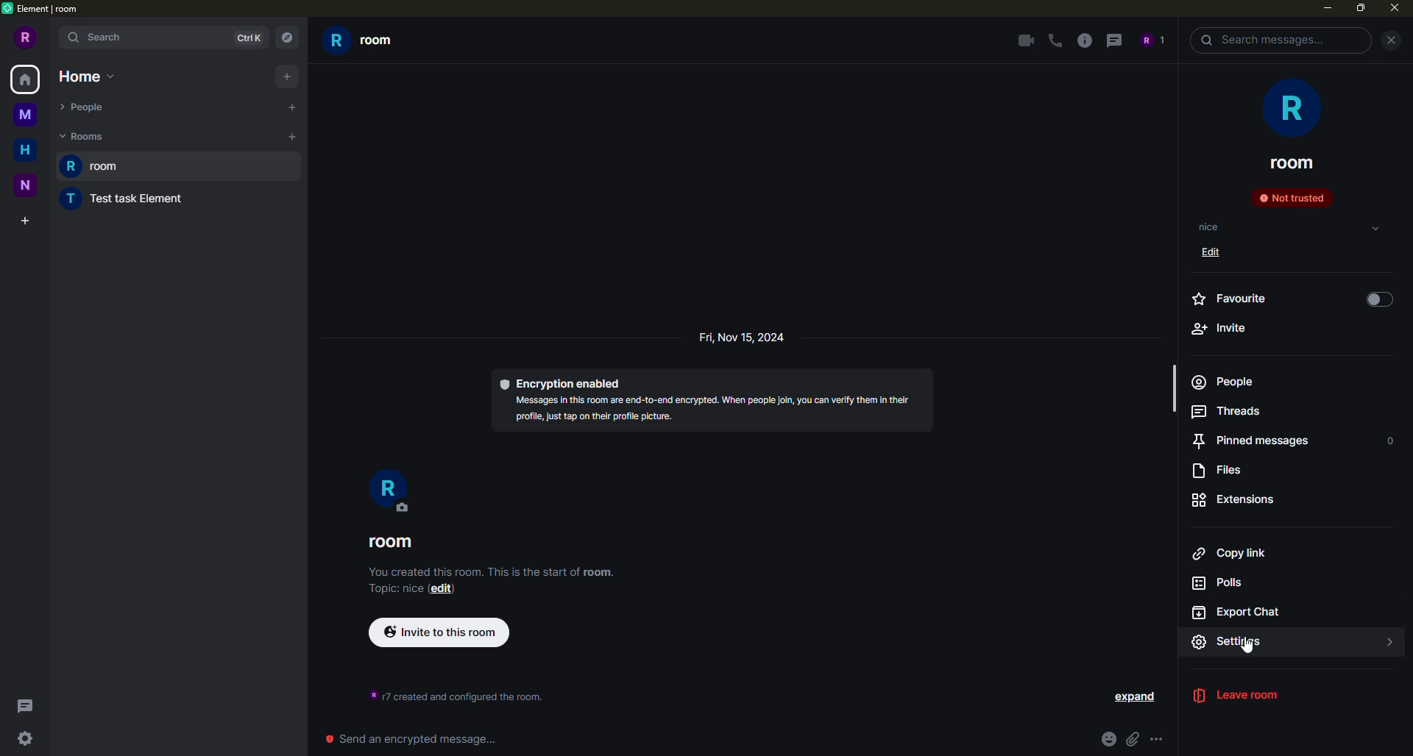 The width and height of the screenshot is (1413, 756). What do you see at coordinates (365, 42) in the screenshot?
I see `room R` at bounding box center [365, 42].